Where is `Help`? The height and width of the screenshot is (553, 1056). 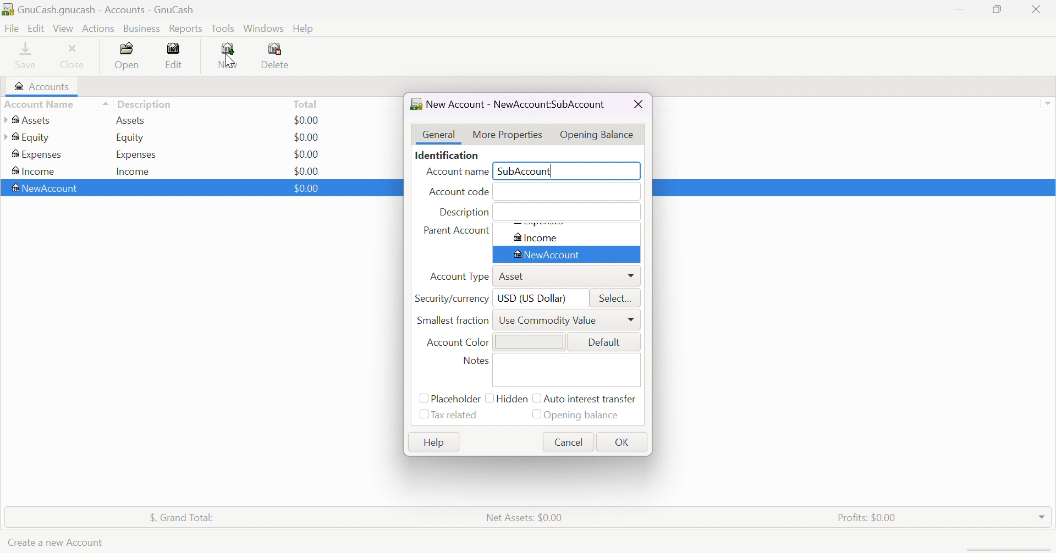 Help is located at coordinates (435, 441).